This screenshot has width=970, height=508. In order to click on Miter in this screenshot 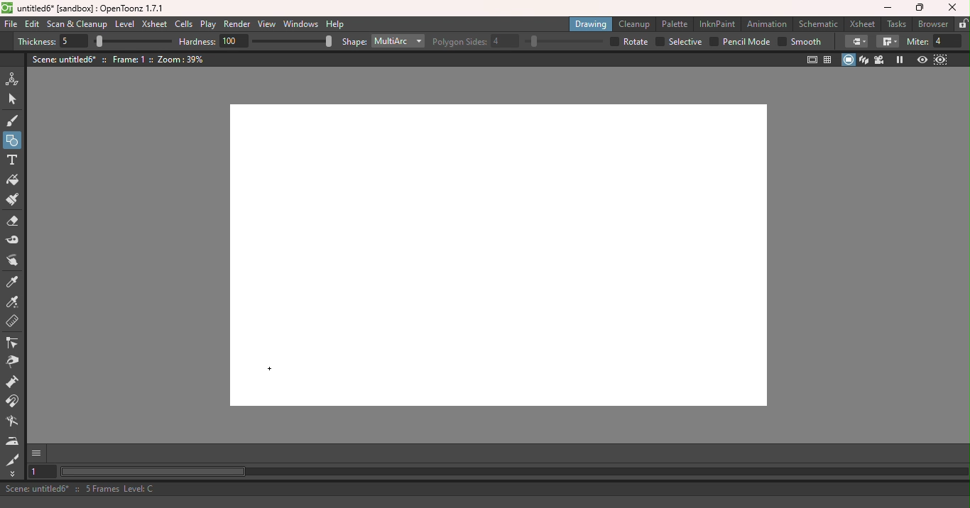, I will do `click(934, 42)`.